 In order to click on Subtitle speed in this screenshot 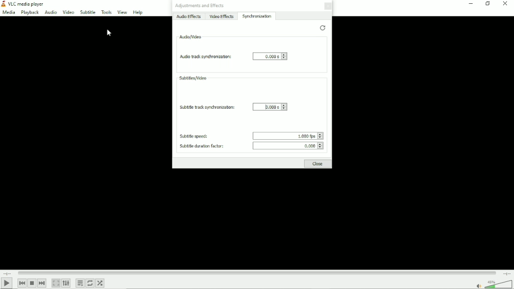, I will do `click(194, 136)`.